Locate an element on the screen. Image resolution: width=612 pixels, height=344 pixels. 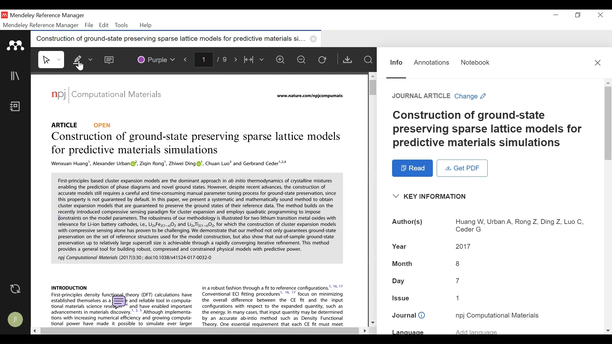
PDF Context is located at coordinates (196, 218).